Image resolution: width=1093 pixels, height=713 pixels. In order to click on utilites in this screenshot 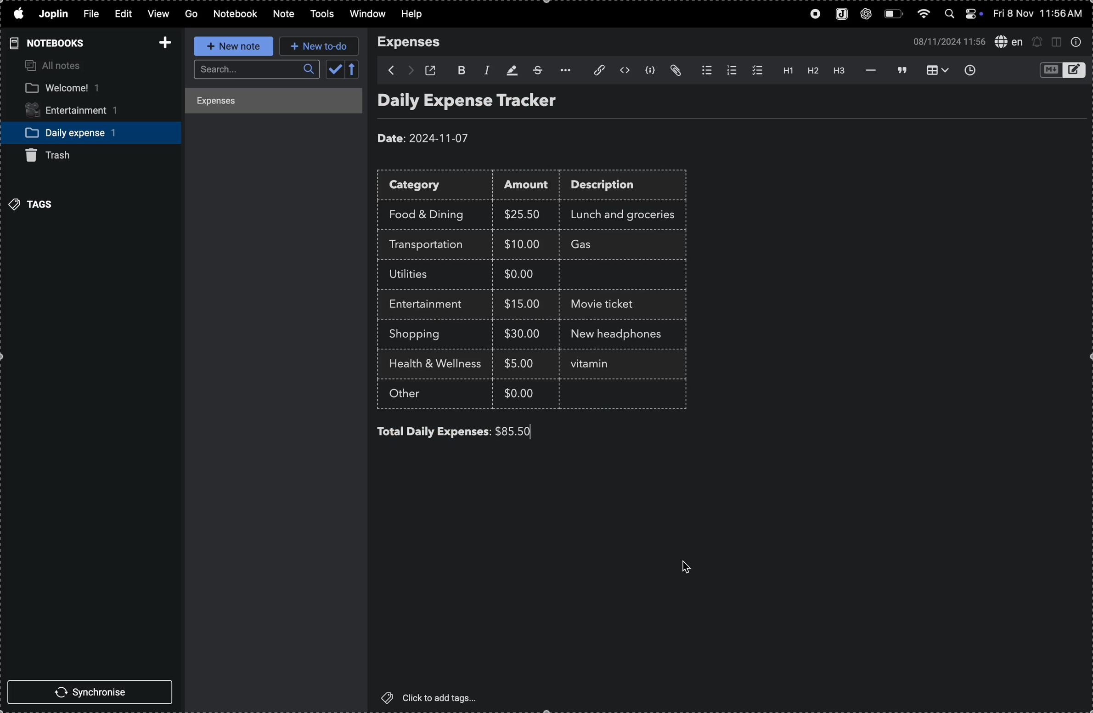, I will do `click(417, 275)`.